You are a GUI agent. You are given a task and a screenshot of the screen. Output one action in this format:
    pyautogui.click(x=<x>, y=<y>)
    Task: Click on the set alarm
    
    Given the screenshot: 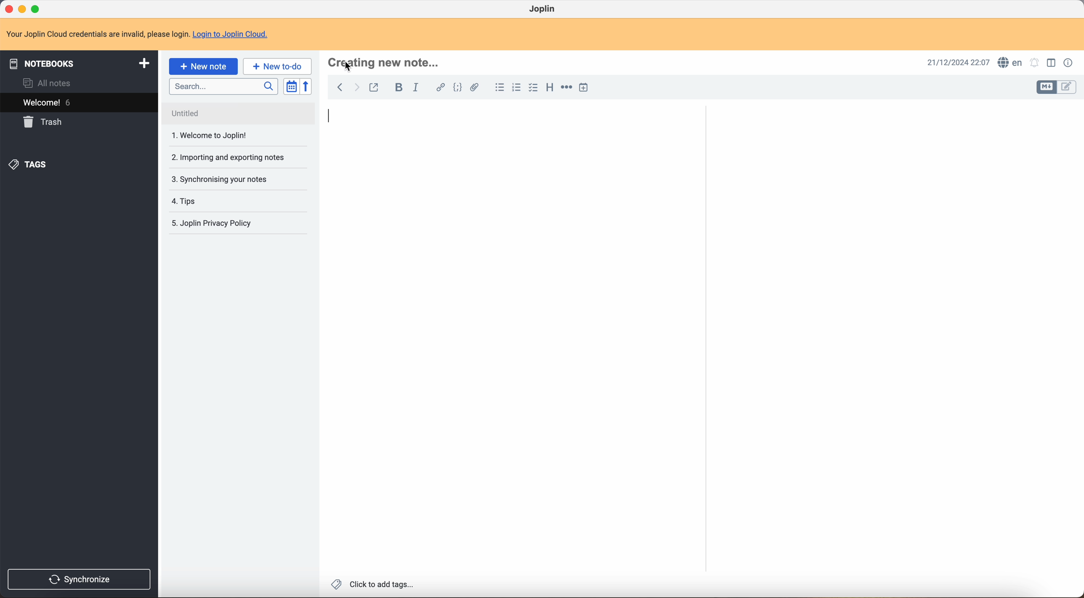 What is the action you would take?
    pyautogui.click(x=1035, y=62)
    